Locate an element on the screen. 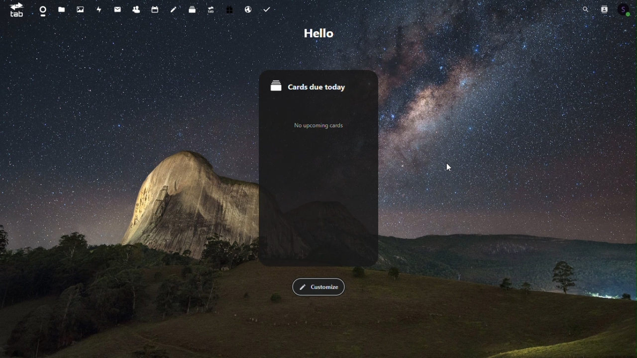 The height and width of the screenshot is (358, 637). Calendar is located at coordinates (157, 9).